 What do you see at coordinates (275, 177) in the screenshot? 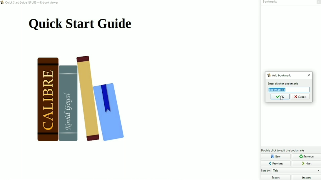
I see `Export` at bounding box center [275, 177].